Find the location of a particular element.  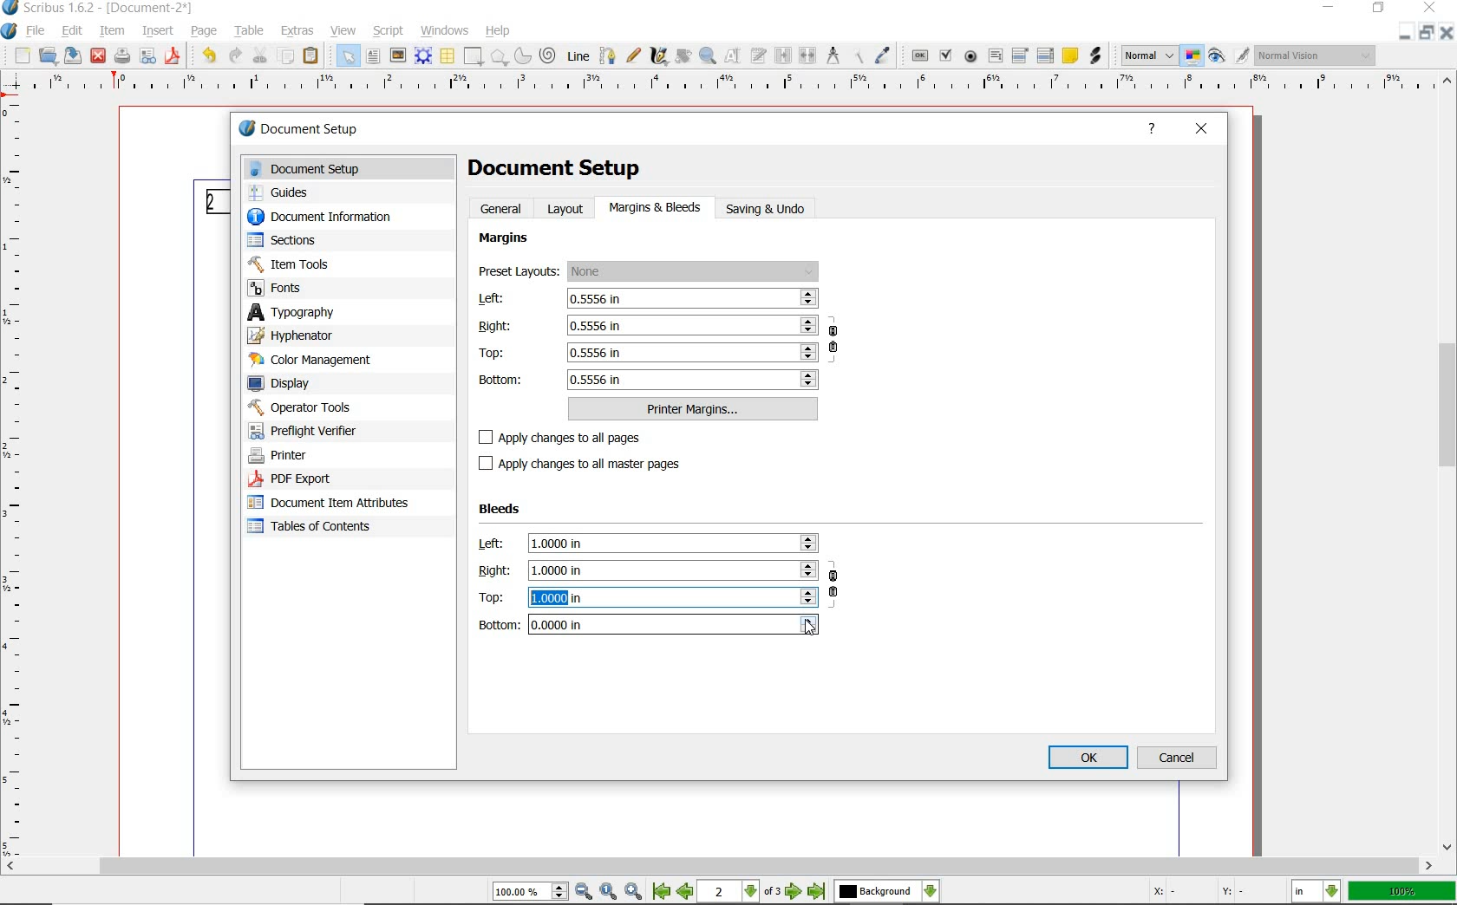

Close is located at coordinates (1404, 32).